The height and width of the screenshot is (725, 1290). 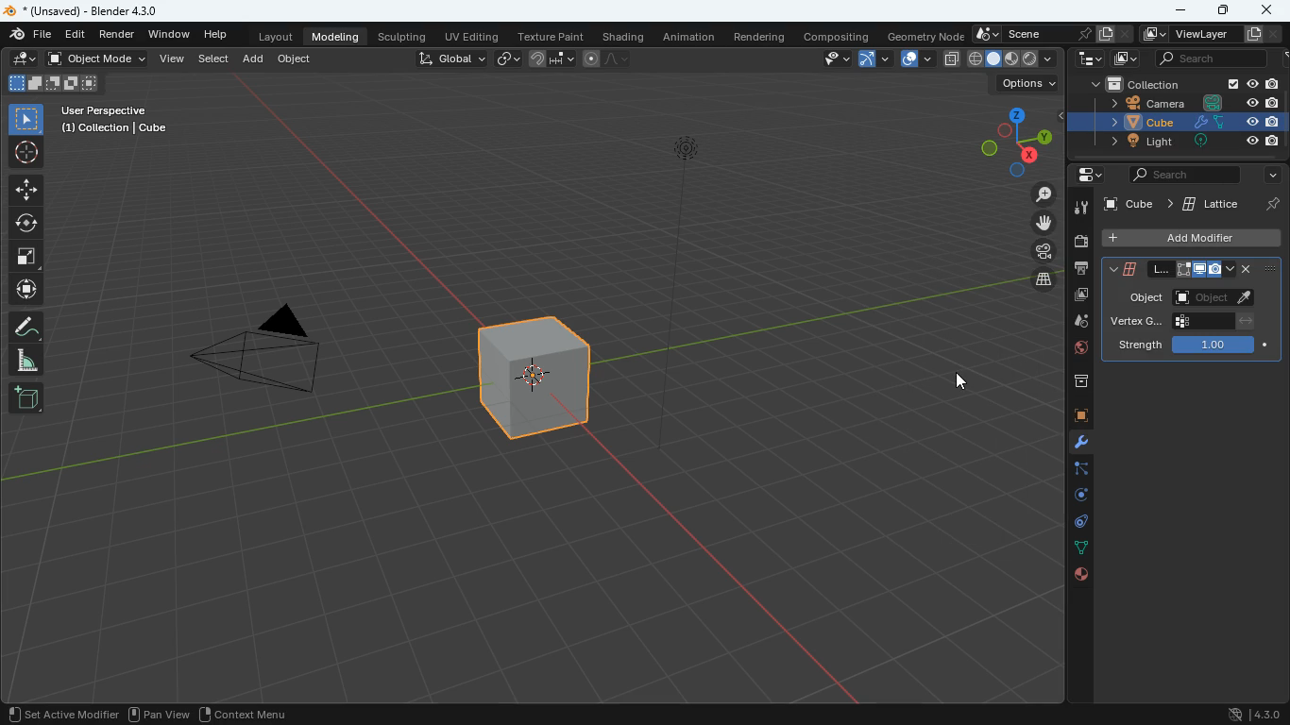 I want to click on drop, so click(x=1078, y=322).